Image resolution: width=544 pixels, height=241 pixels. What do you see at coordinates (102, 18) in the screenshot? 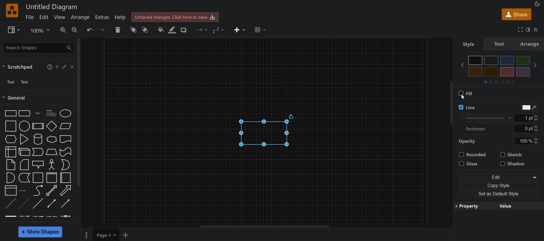
I see `extras` at bounding box center [102, 18].